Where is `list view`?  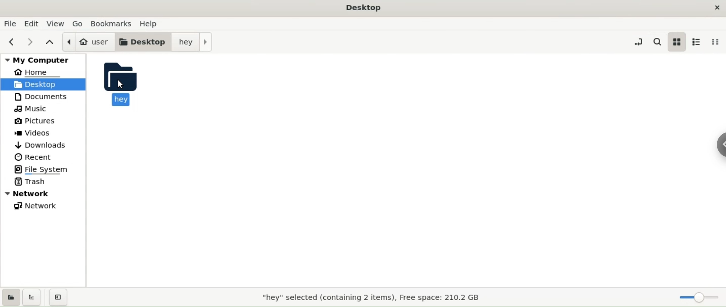 list view is located at coordinates (697, 42).